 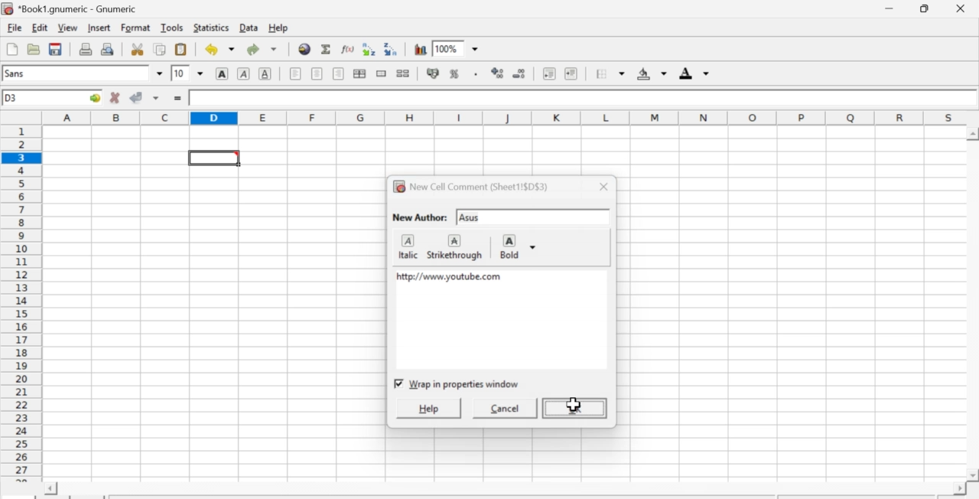 What do you see at coordinates (973, 134) in the screenshot?
I see `scroll up` at bounding box center [973, 134].